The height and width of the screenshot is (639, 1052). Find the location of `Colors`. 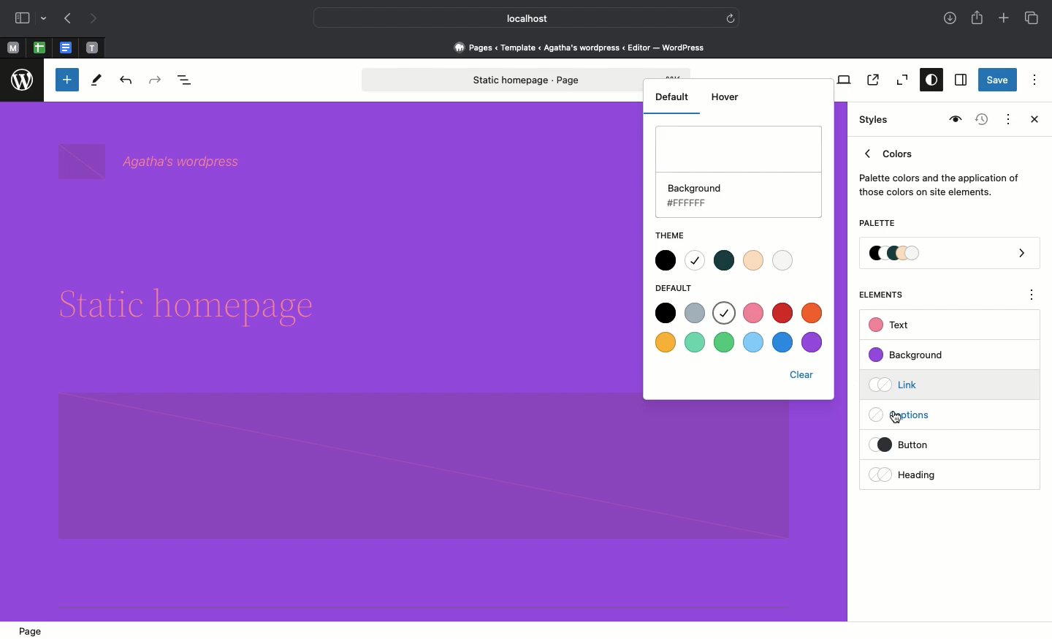

Colors is located at coordinates (939, 170).